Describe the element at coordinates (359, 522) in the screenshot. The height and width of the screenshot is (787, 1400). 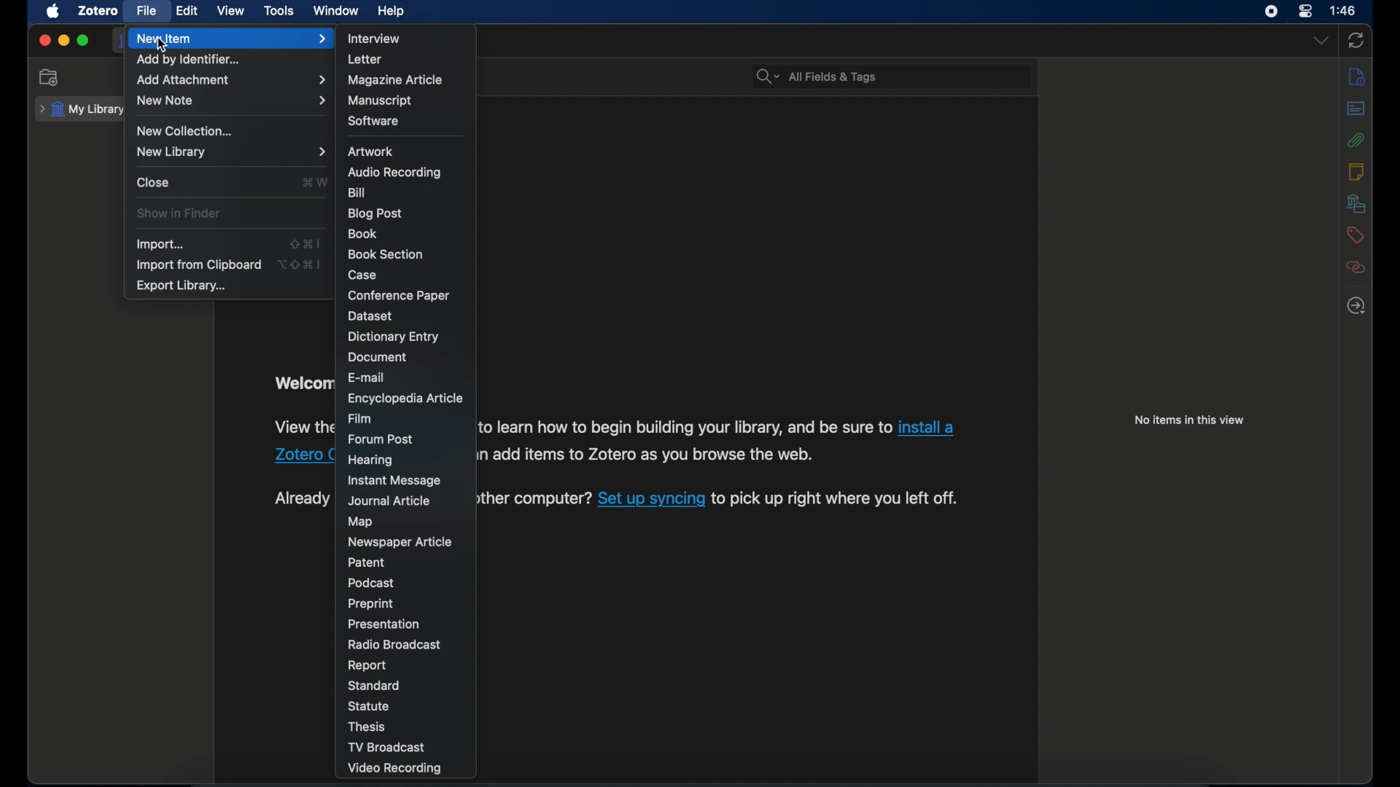
I see `map` at that location.